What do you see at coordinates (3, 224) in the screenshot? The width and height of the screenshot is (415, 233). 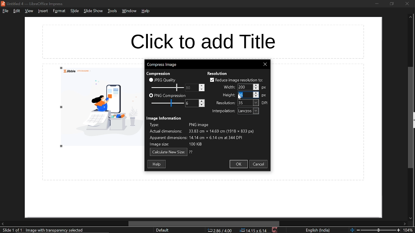 I see `move left` at bounding box center [3, 224].